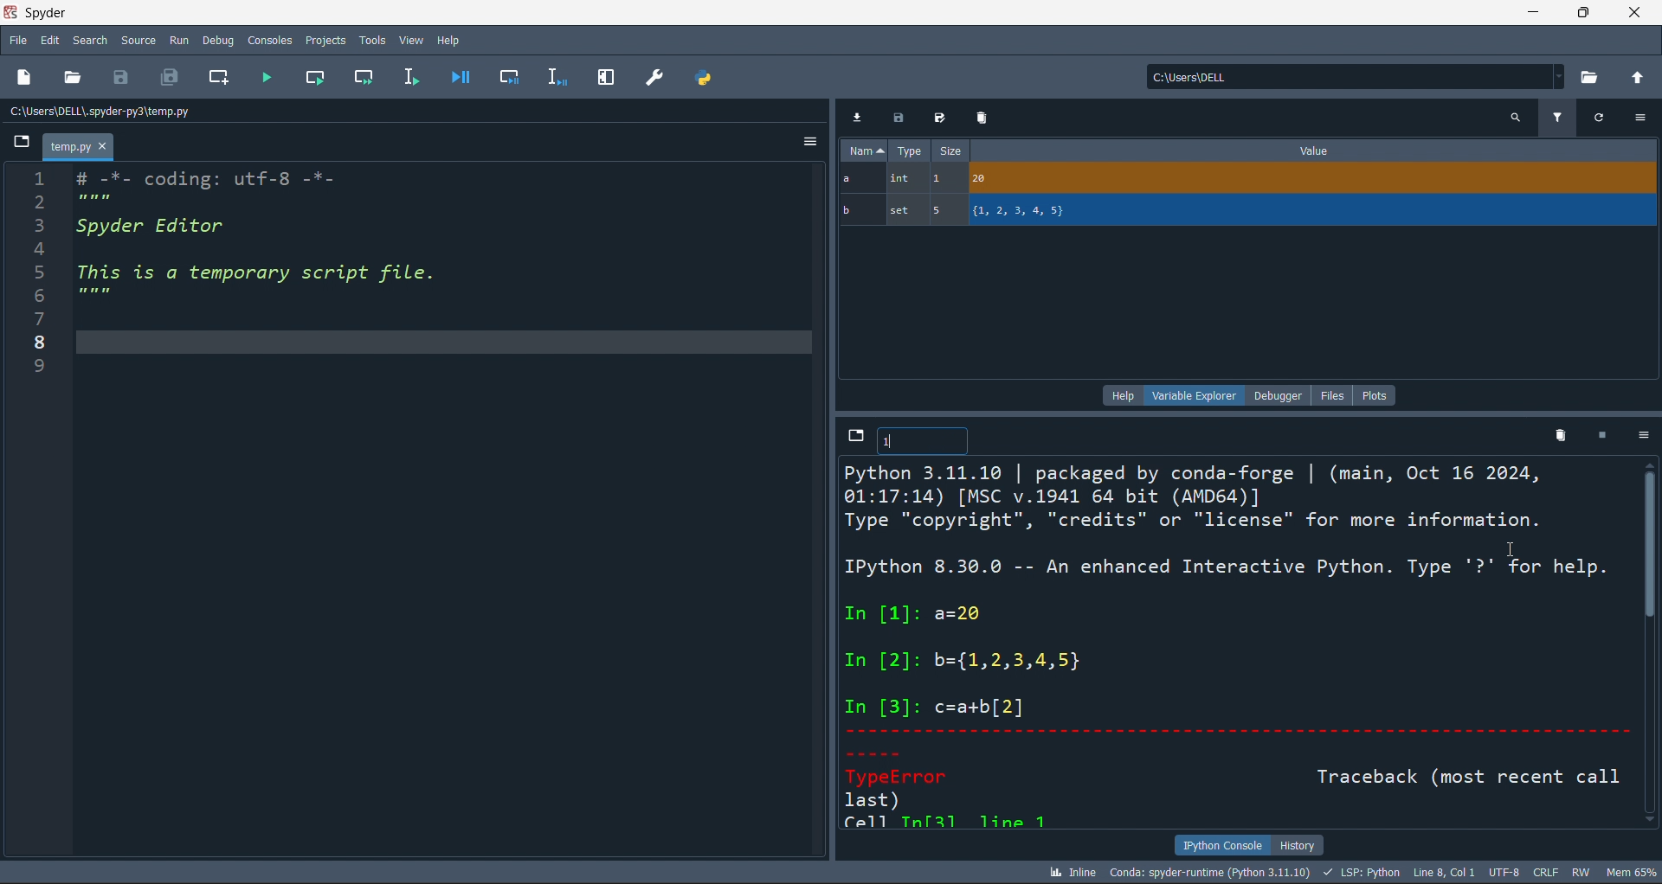 The image size is (1662, 884). What do you see at coordinates (910, 152) in the screenshot?
I see `type` at bounding box center [910, 152].